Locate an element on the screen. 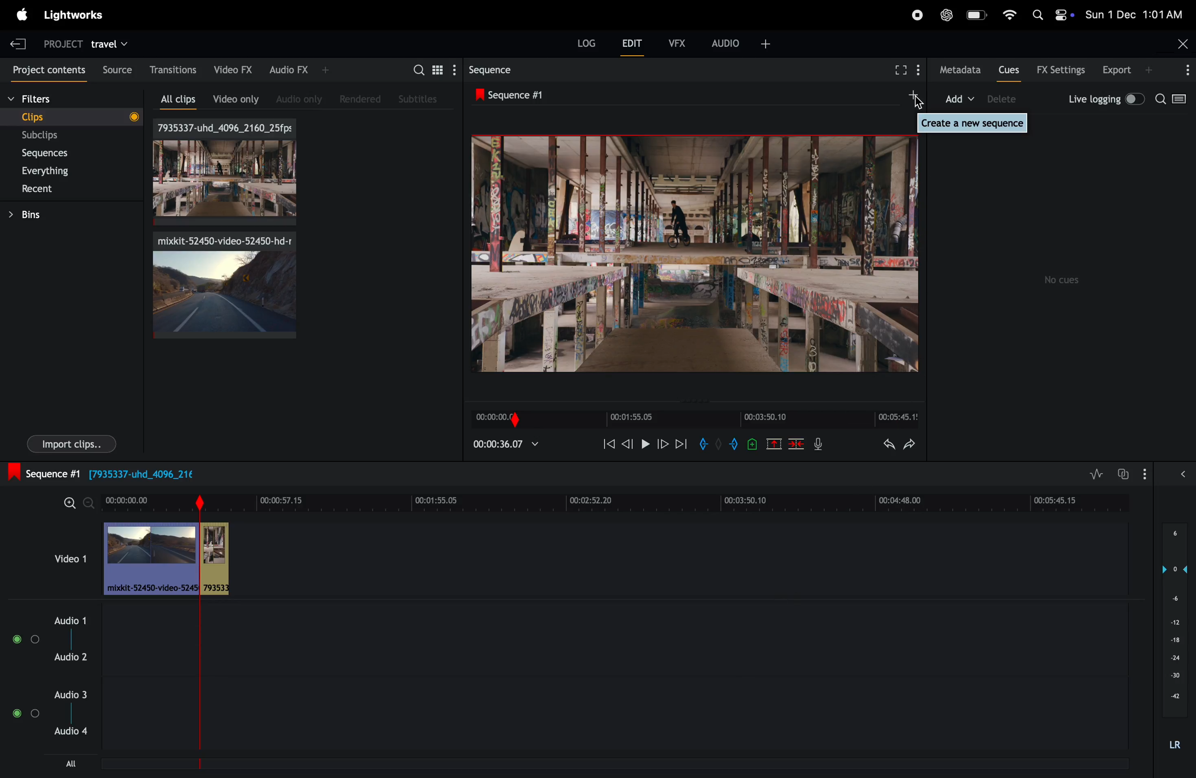  lightworks is located at coordinates (80, 15).